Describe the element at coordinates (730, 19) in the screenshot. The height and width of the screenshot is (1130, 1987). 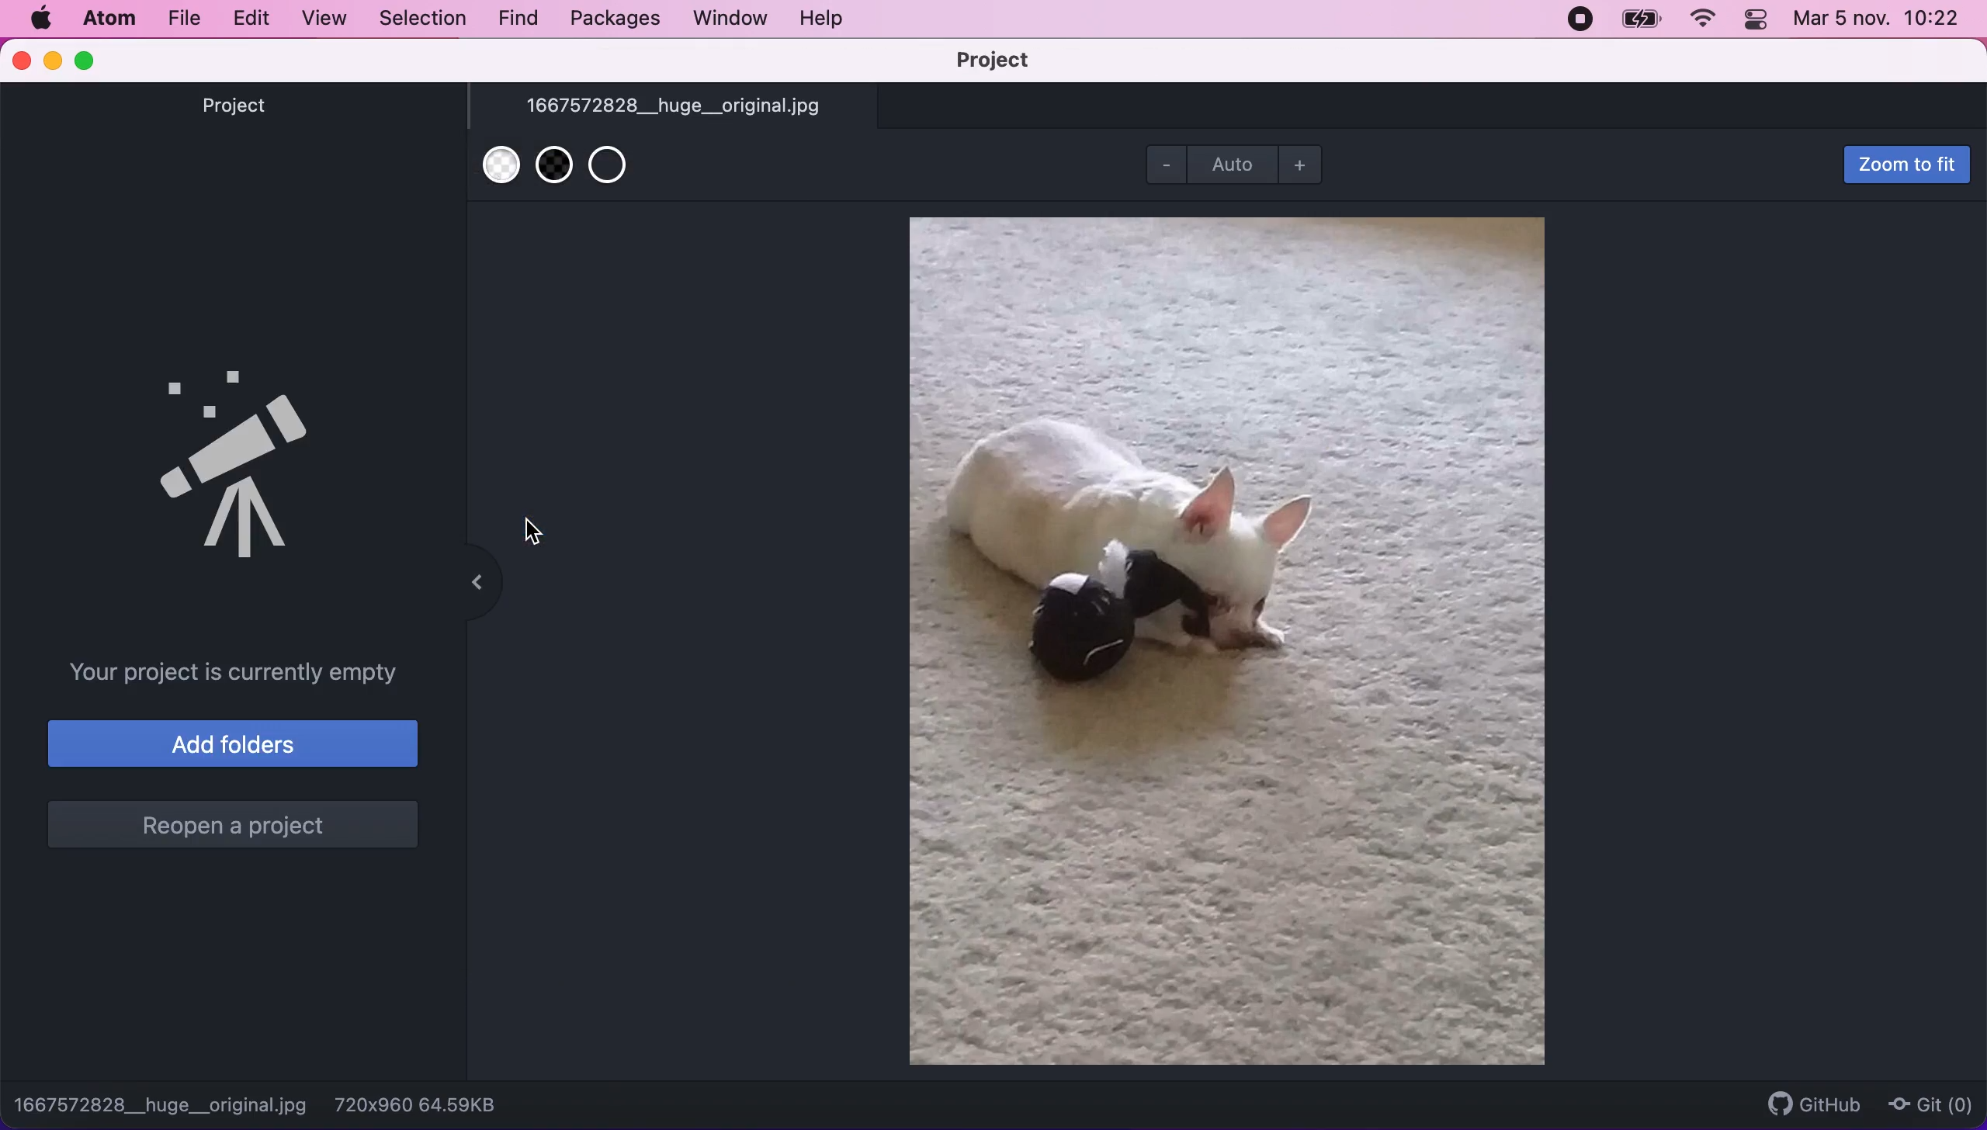
I see `window` at that location.